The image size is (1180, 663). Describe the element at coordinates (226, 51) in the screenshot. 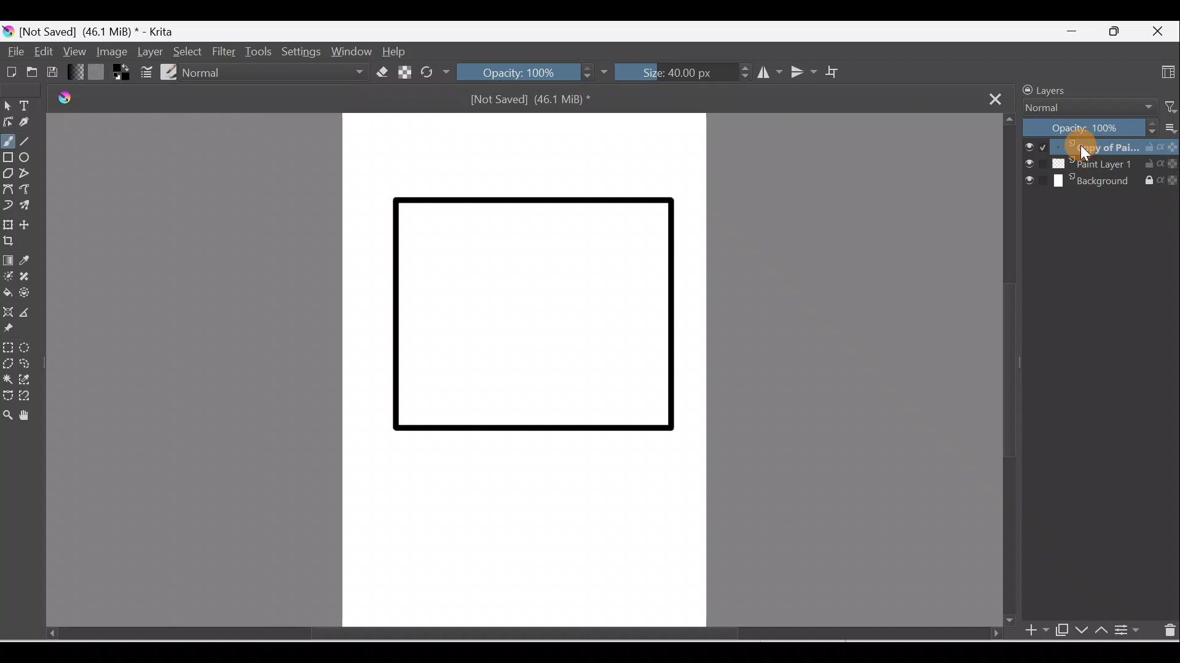

I see `Filter` at that location.